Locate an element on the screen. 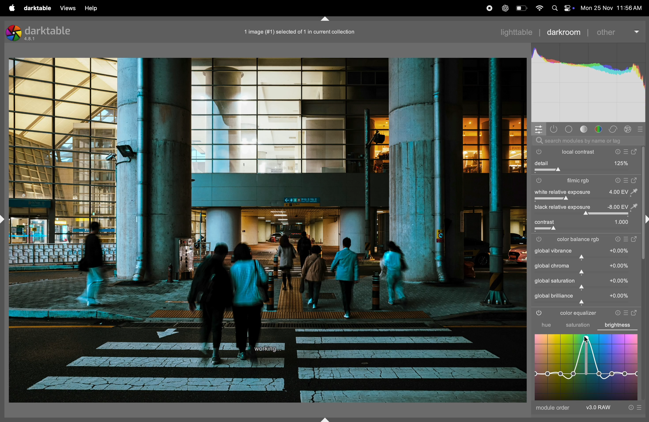 This screenshot has width=649, height=422. detail is located at coordinates (585, 163).